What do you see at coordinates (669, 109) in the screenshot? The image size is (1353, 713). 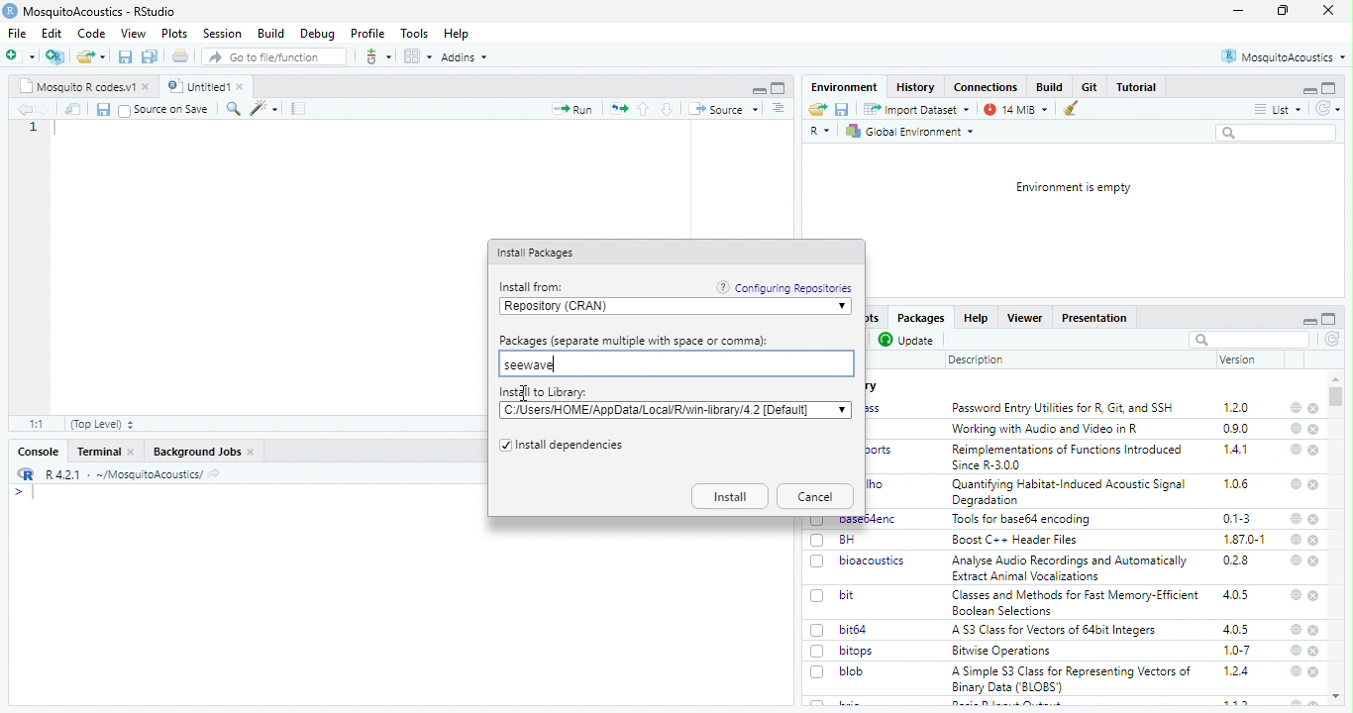 I see `down` at bounding box center [669, 109].